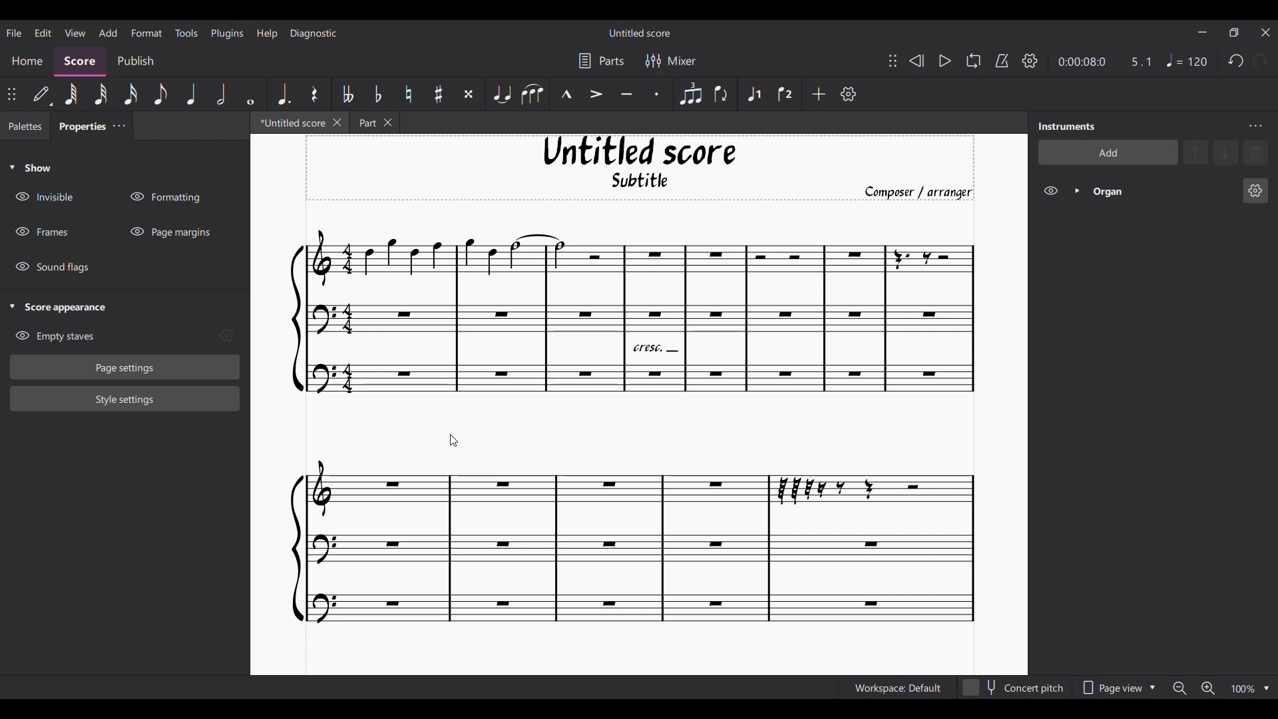 The image size is (1278, 719). Describe the element at coordinates (439, 95) in the screenshot. I see `Toggle sharp` at that location.